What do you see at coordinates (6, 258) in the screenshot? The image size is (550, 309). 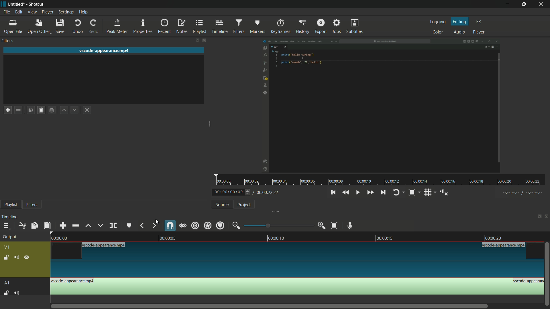 I see `lock` at bounding box center [6, 258].